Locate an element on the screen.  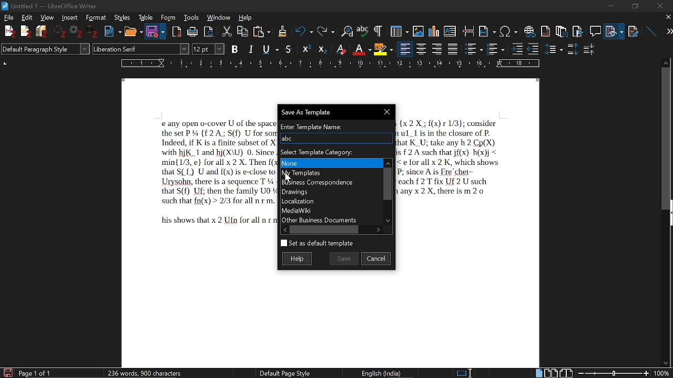
close is located at coordinates (667, 18).